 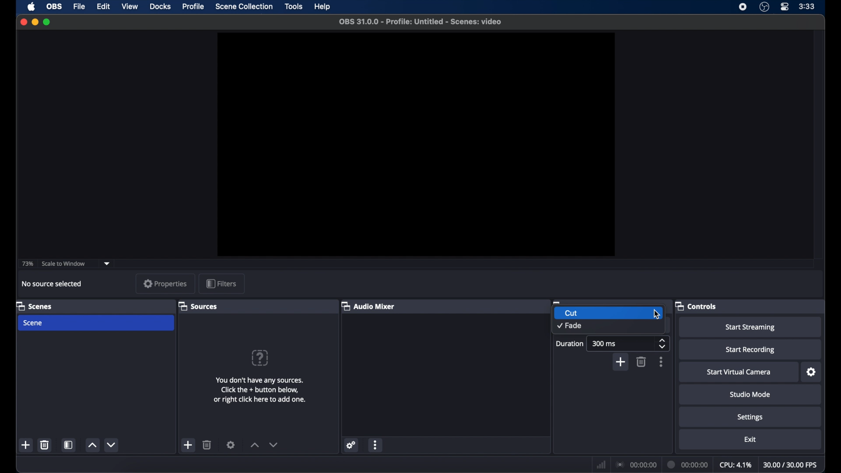 What do you see at coordinates (244, 6) in the screenshot?
I see `scene collection` at bounding box center [244, 6].